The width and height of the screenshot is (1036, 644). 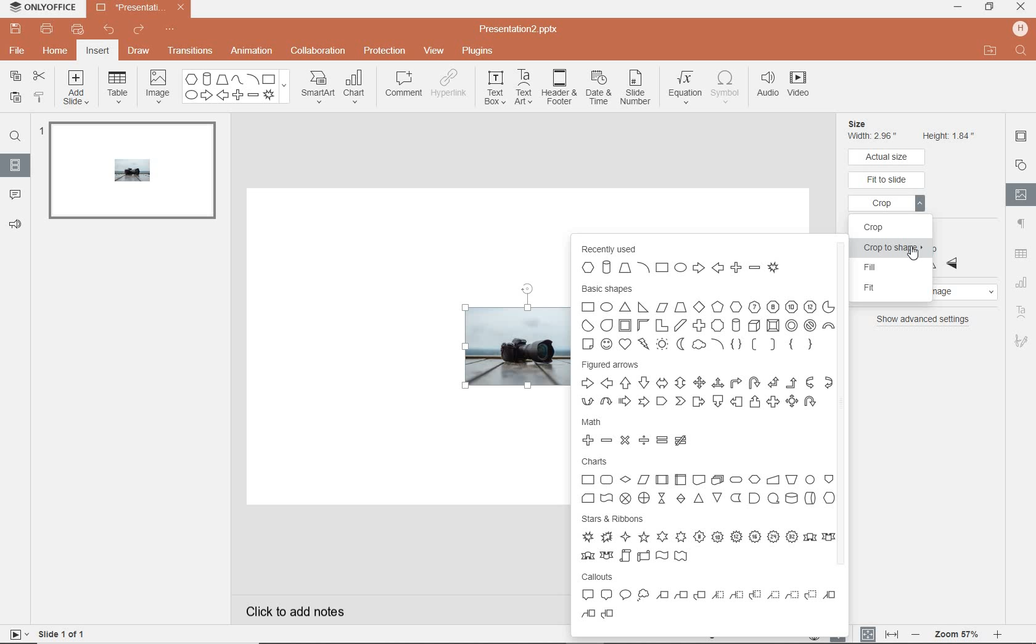 What do you see at coordinates (560, 91) in the screenshot?
I see `header & footer` at bounding box center [560, 91].